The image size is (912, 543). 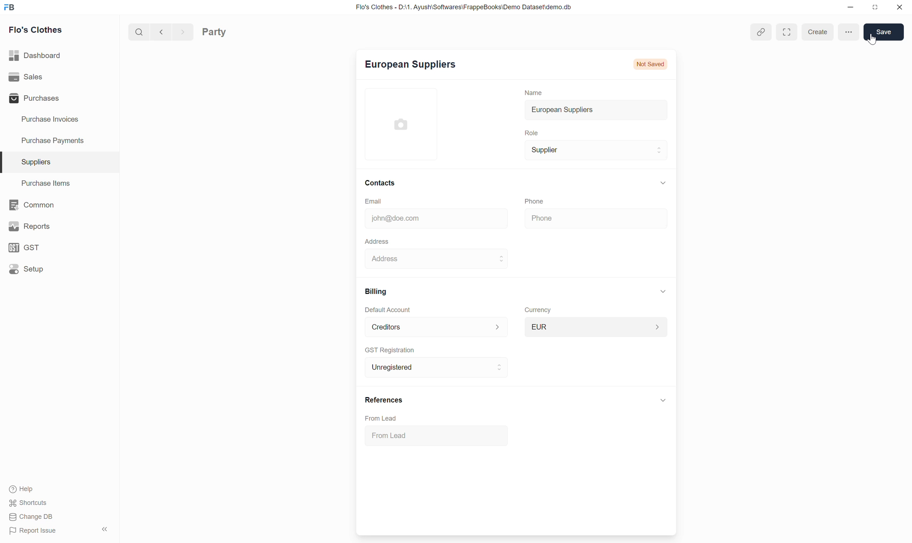 I want to click on Name, so click(x=529, y=90).